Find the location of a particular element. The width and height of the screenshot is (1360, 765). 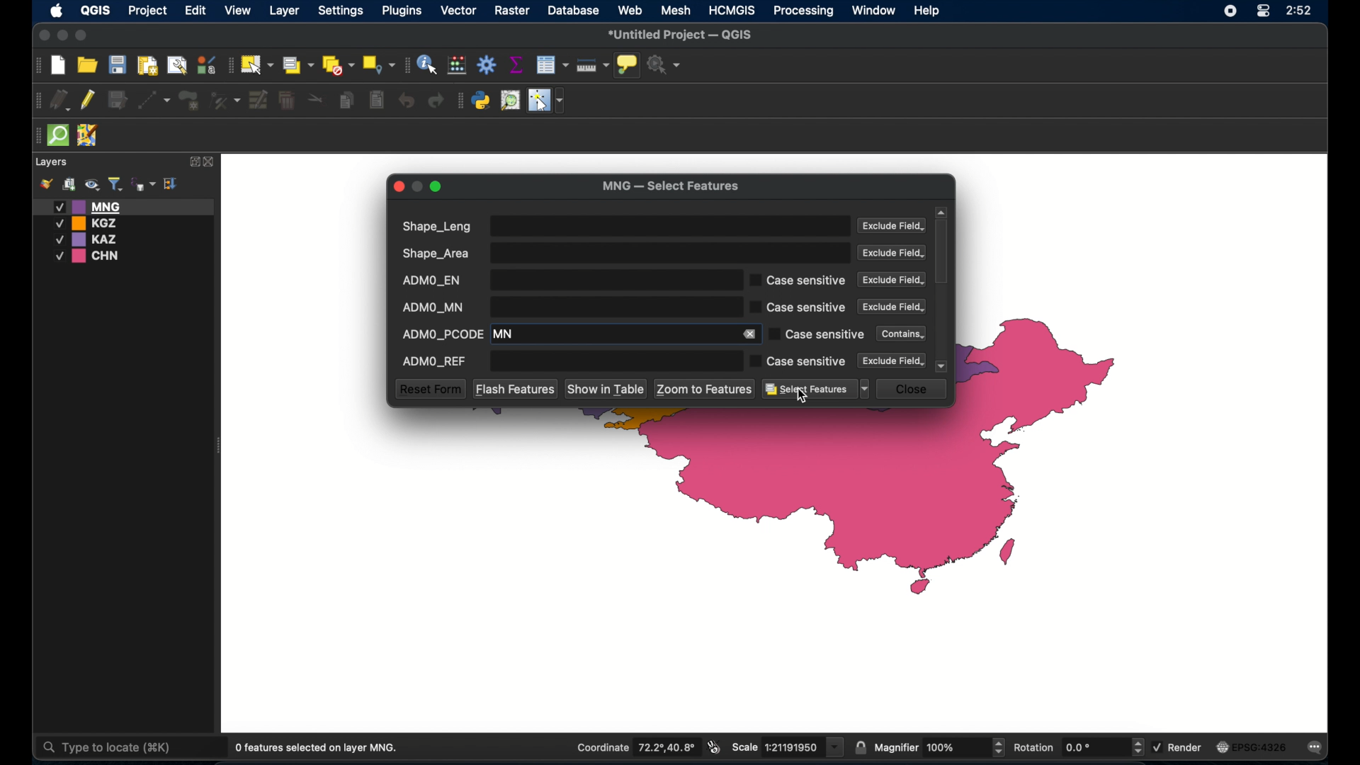

exclude field is located at coordinates (892, 307).